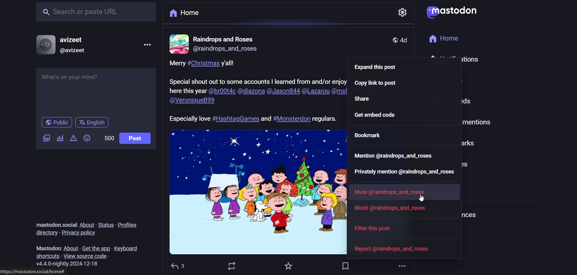 This screenshot has height=275, width=577. I want to click on @br00t4c, so click(221, 91).